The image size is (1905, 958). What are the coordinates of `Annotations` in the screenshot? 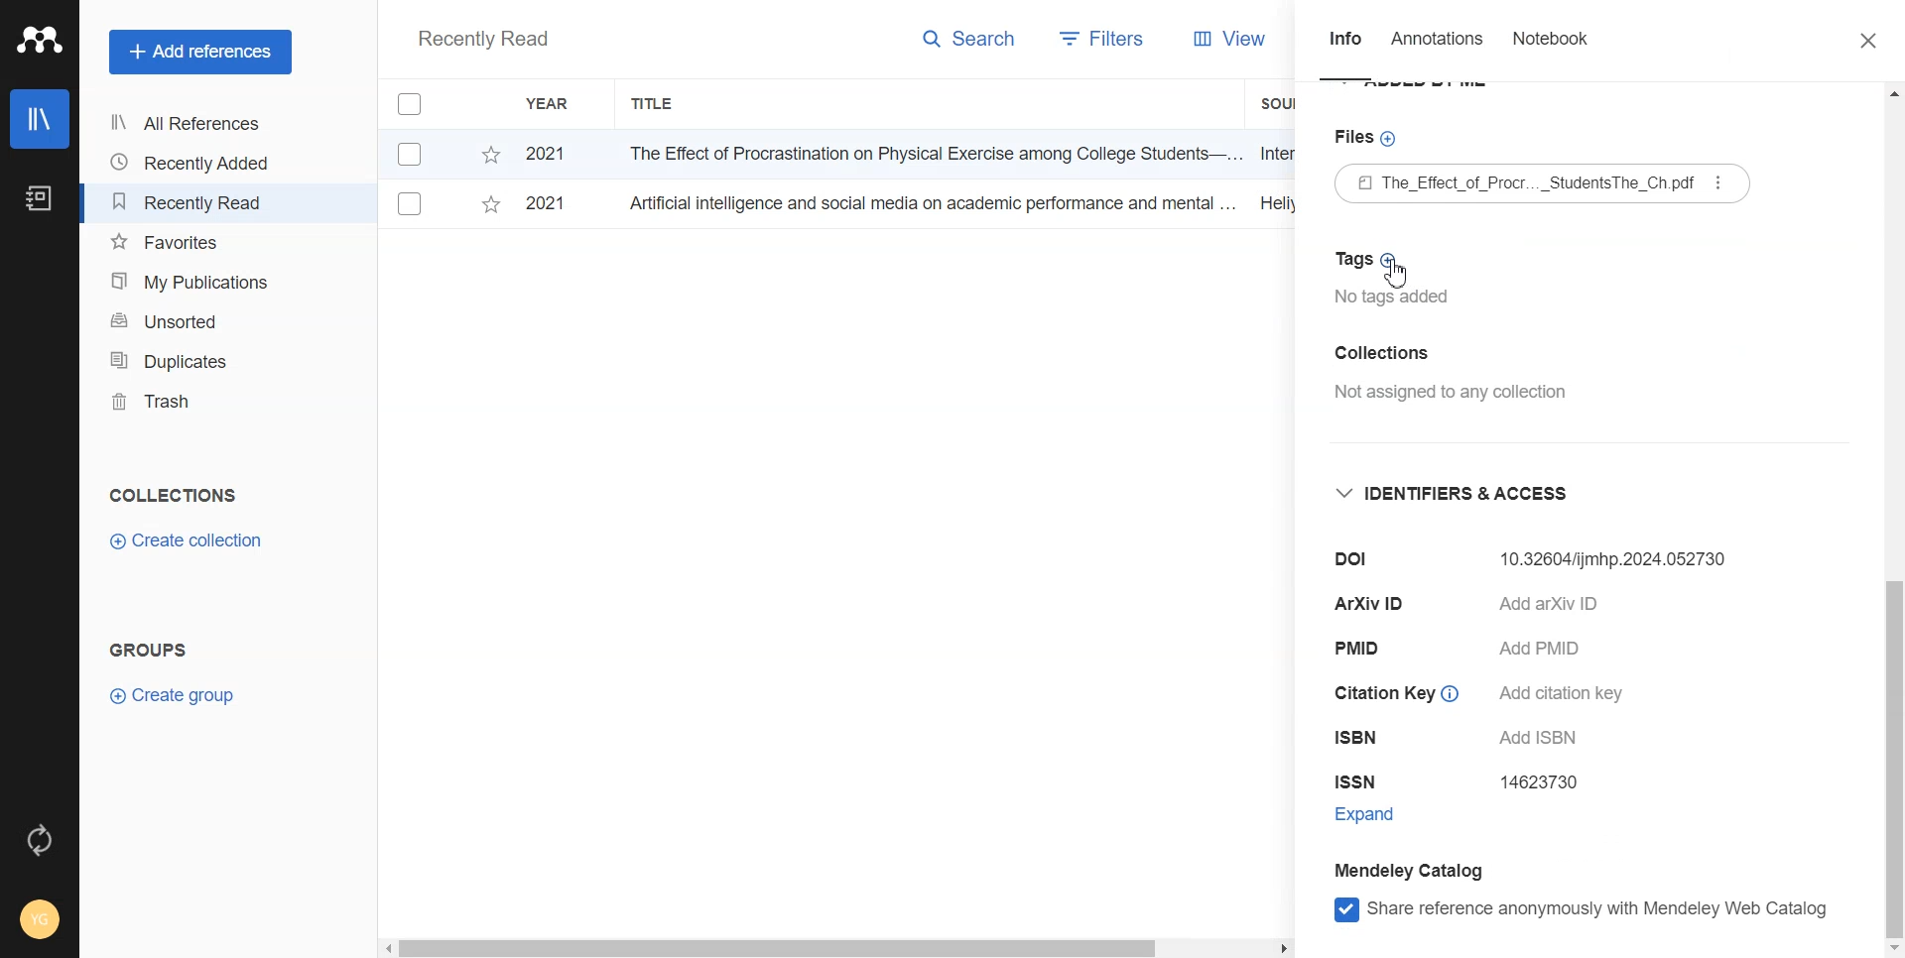 It's located at (1440, 44).